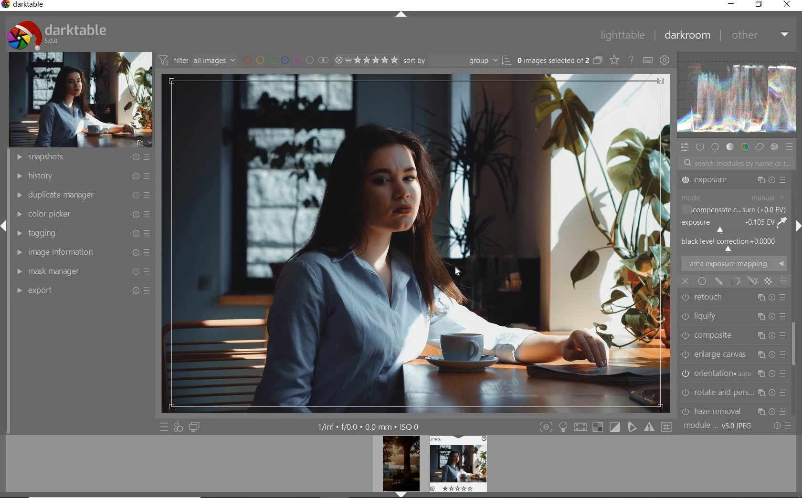 This screenshot has height=498, width=802. Describe the element at coordinates (401, 467) in the screenshot. I see `IMAGE PREVIEW` at that location.